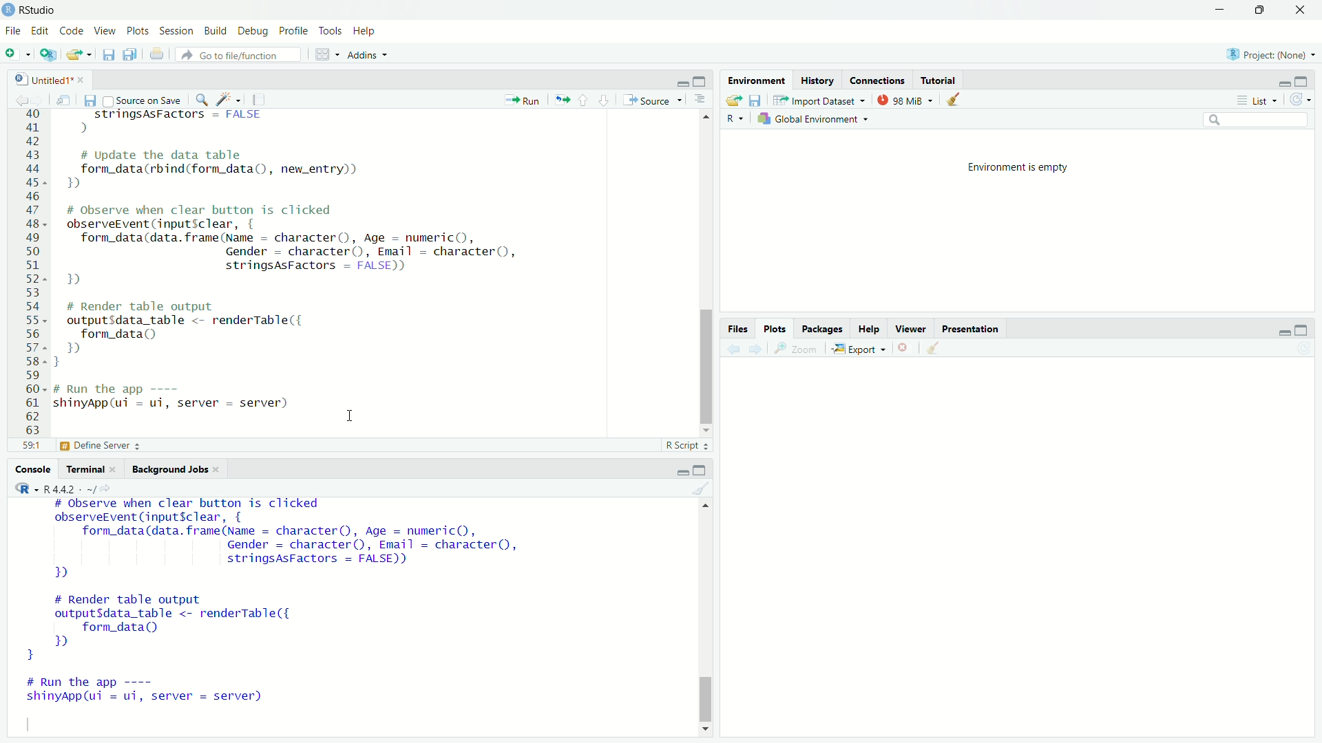 Image resolution: width=1322 pixels, height=743 pixels. I want to click on view a larger version of the plot in new window, so click(795, 349).